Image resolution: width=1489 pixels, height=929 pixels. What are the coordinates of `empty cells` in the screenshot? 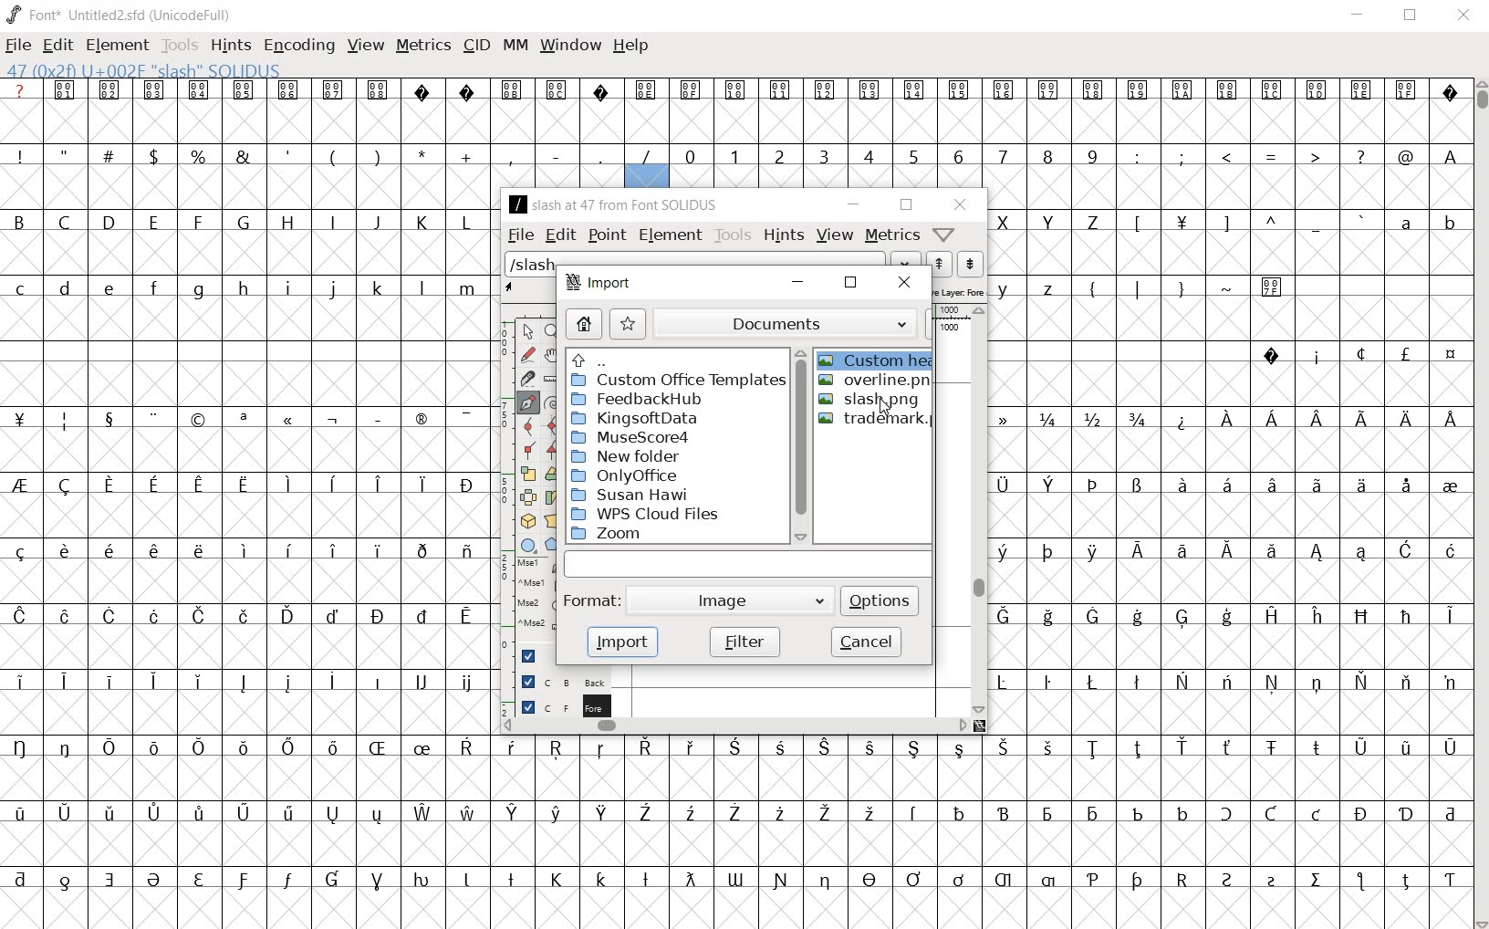 It's located at (1230, 516).